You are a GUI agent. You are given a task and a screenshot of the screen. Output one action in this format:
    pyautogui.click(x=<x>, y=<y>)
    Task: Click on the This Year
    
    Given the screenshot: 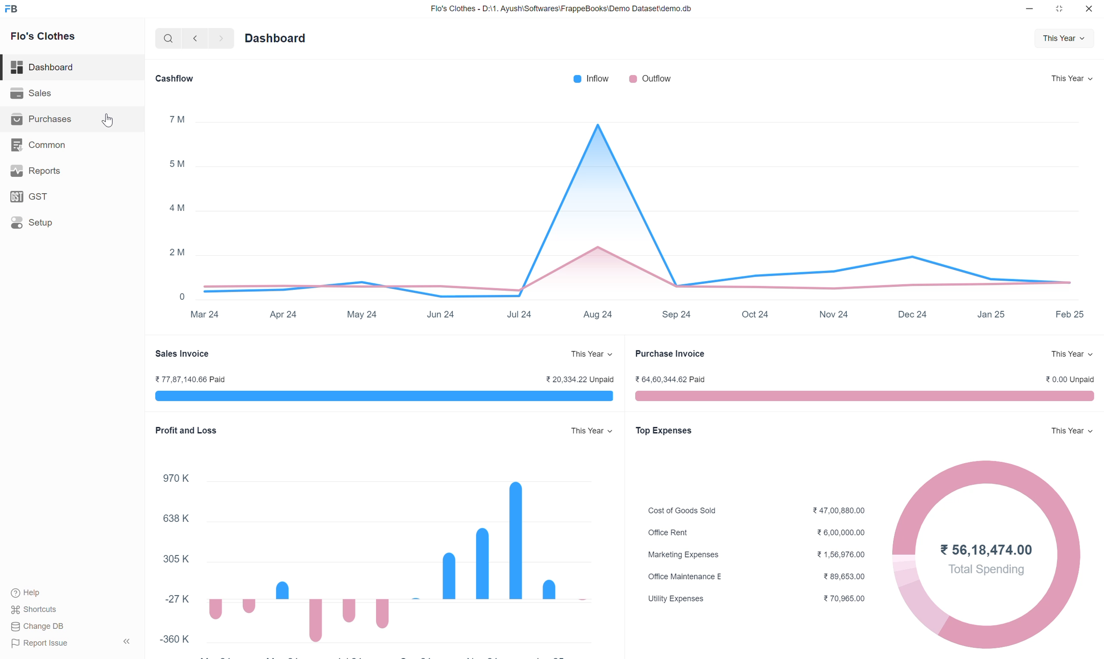 What is the action you would take?
    pyautogui.click(x=1072, y=78)
    